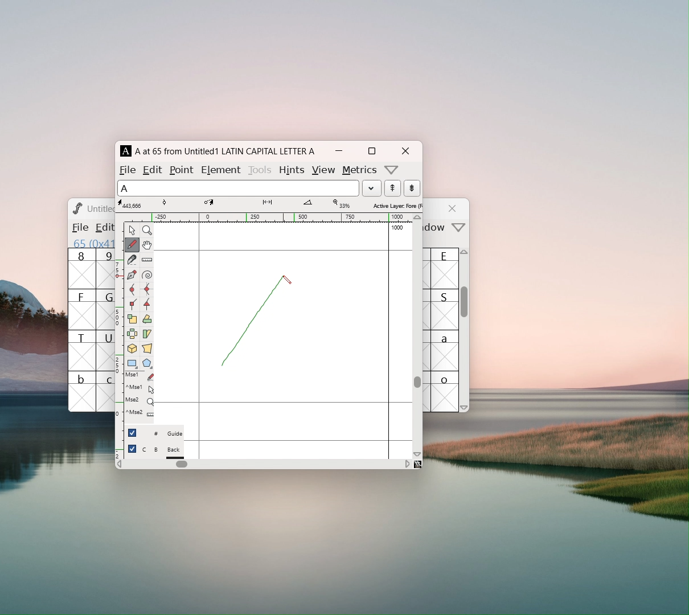 This screenshot has width=689, height=615. Describe the element at coordinates (132, 319) in the screenshot. I see `scale the selection` at that location.